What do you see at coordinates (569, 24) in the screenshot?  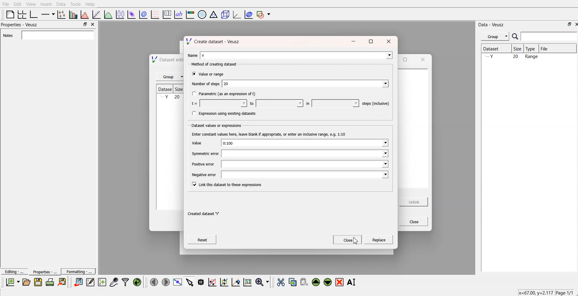 I see `Min/Max` at bounding box center [569, 24].